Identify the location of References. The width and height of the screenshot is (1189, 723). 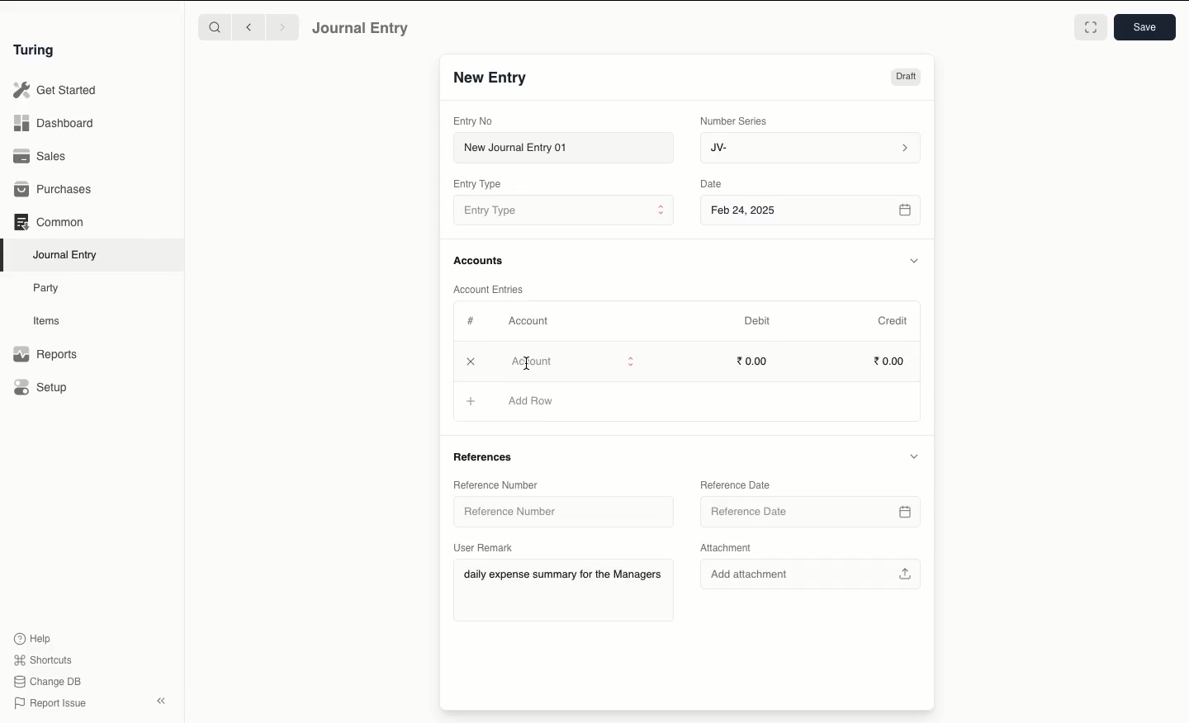
(490, 456).